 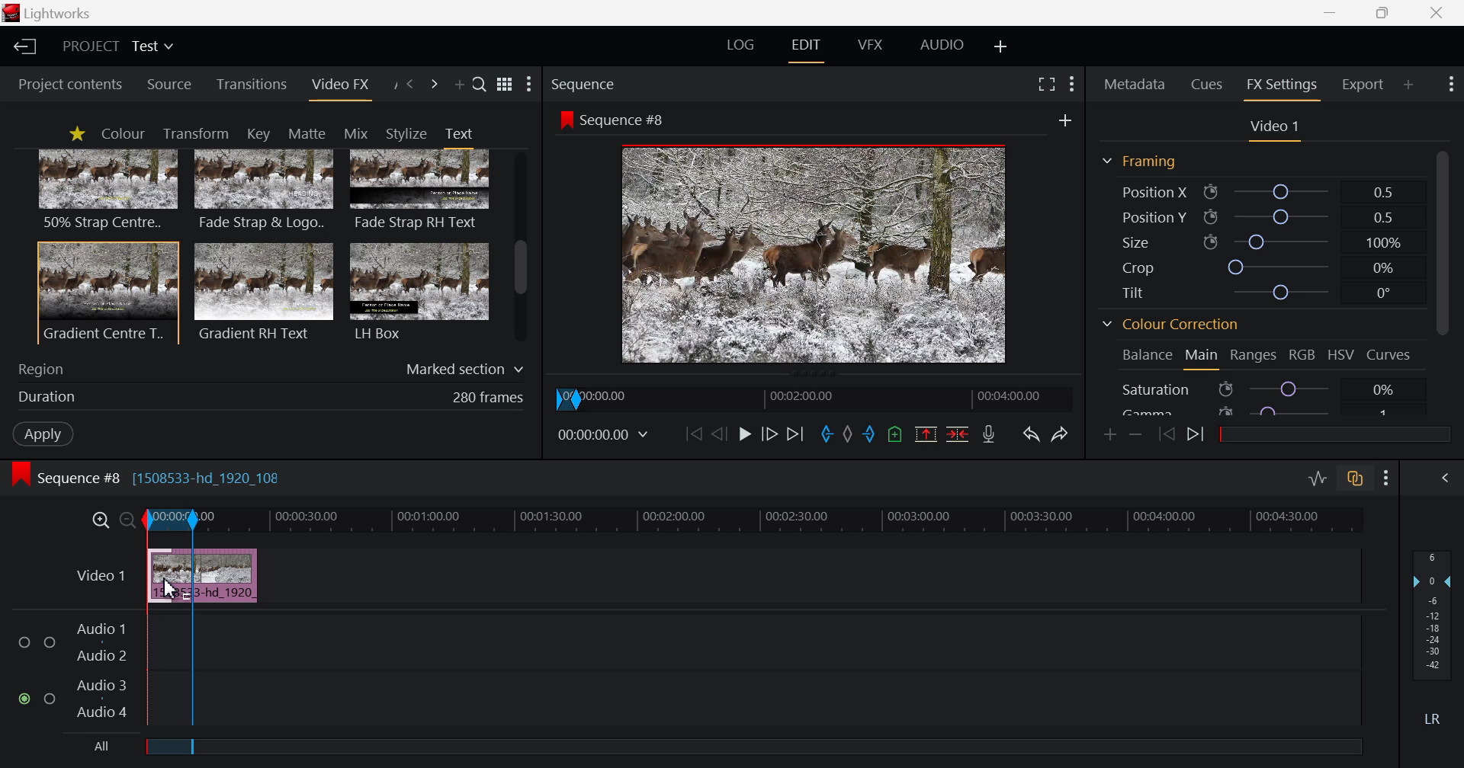 What do you see at coordinates (1275, 127) in the screenshot?
I see `Video Settings` at bounding box center [1275, 127].